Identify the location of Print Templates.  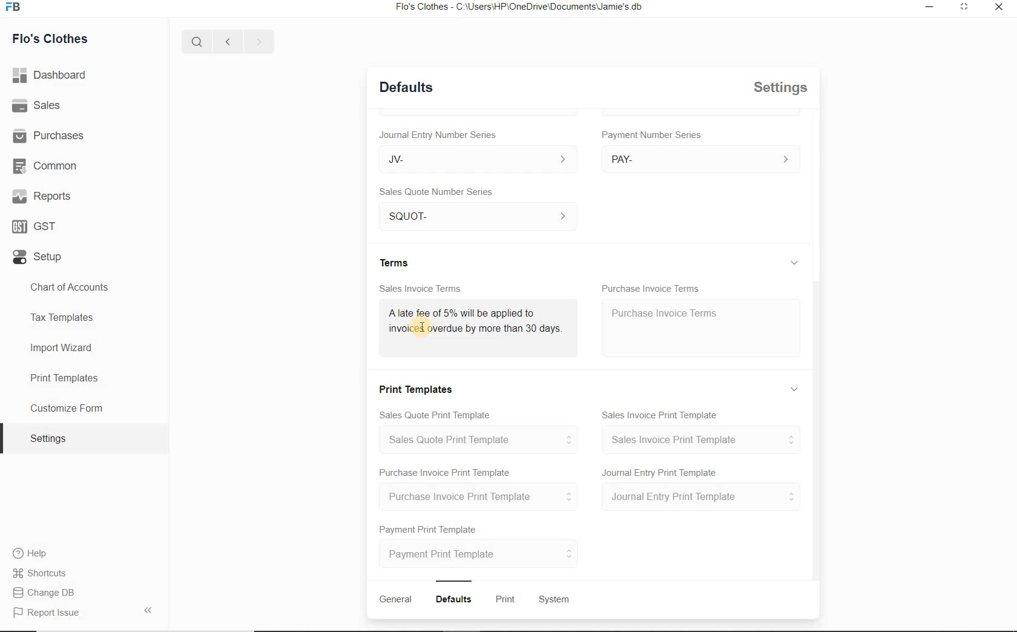
(63, 377).